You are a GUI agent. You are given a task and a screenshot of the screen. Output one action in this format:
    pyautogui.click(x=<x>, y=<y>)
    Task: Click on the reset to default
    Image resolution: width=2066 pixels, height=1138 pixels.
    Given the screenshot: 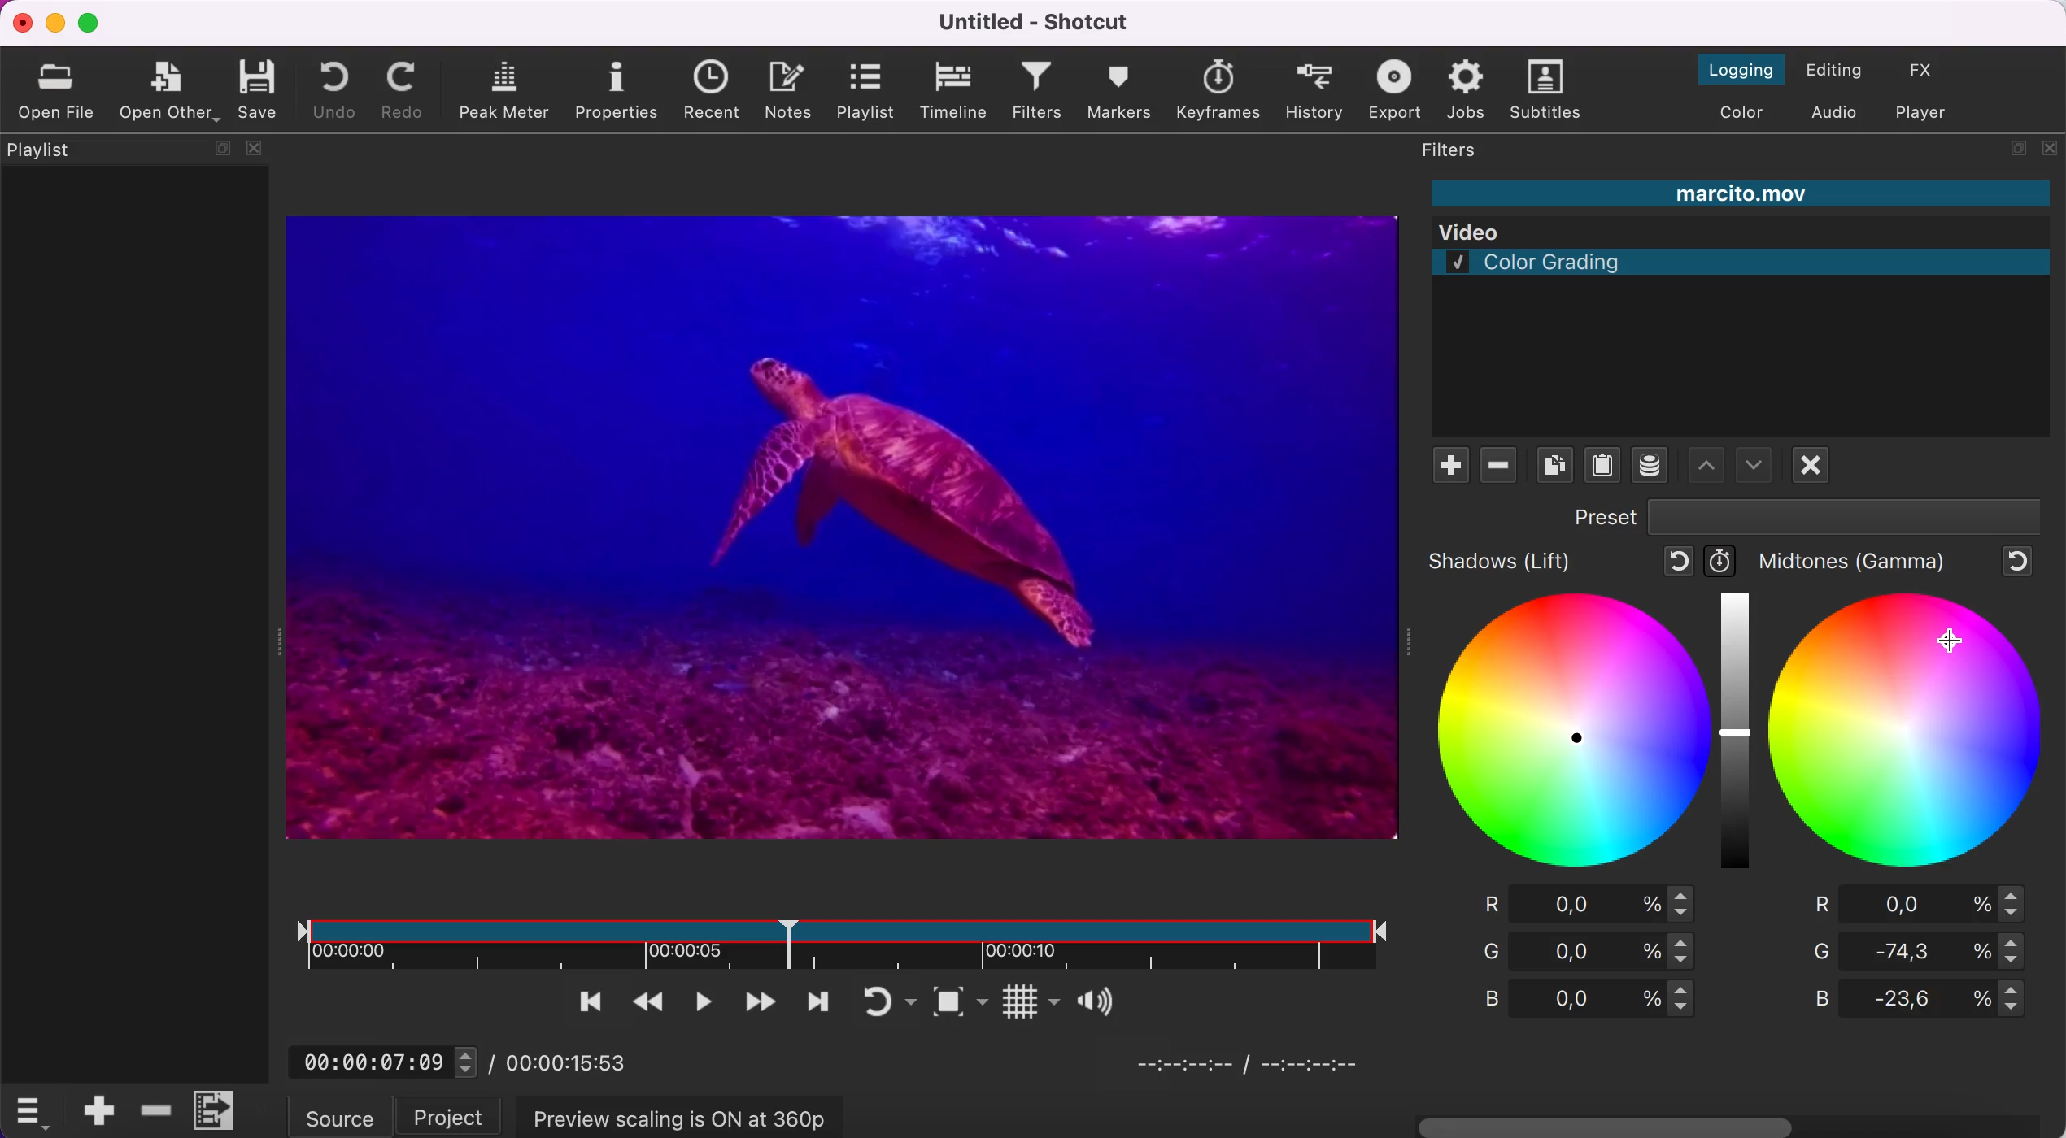 What is the action you would take?
    pyautogui.click(x=2025, y=562)
    